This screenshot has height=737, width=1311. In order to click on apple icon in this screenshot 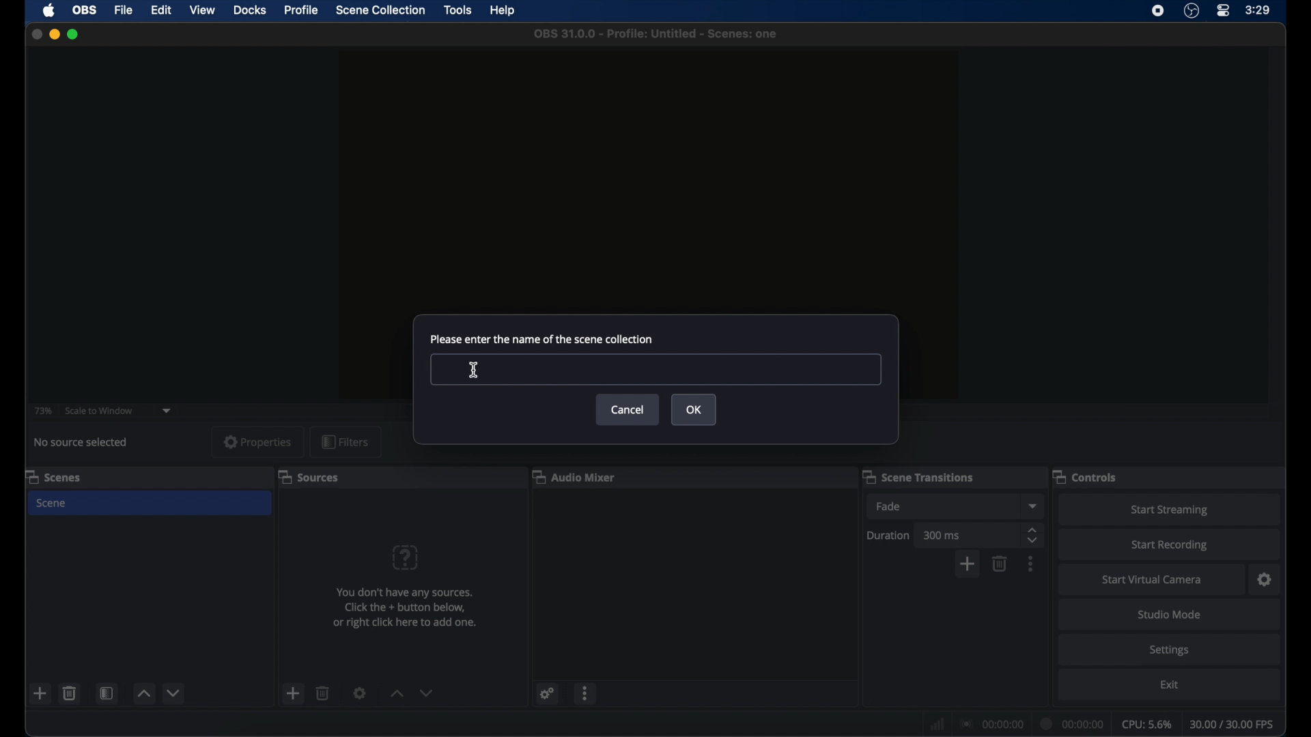, I will do `click(49, 11)`.